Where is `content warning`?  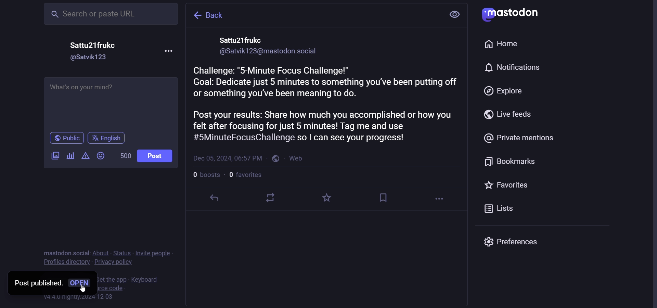 content warning is located at coordinates (87, 156).